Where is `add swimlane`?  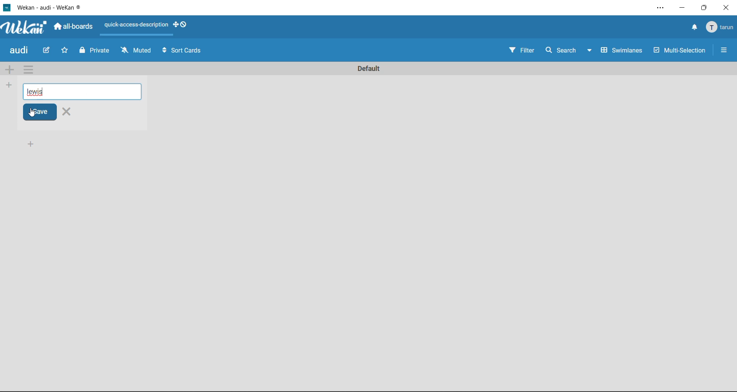
add swimlane is located at coordinates (10, 71).